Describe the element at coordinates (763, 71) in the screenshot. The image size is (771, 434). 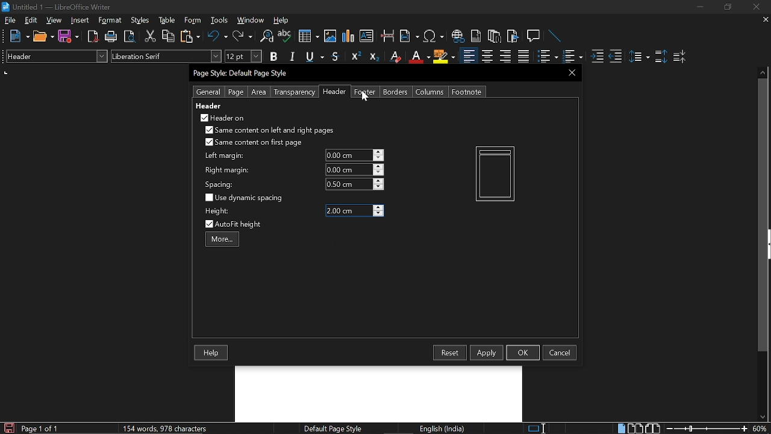
I see `Move up` at that location.